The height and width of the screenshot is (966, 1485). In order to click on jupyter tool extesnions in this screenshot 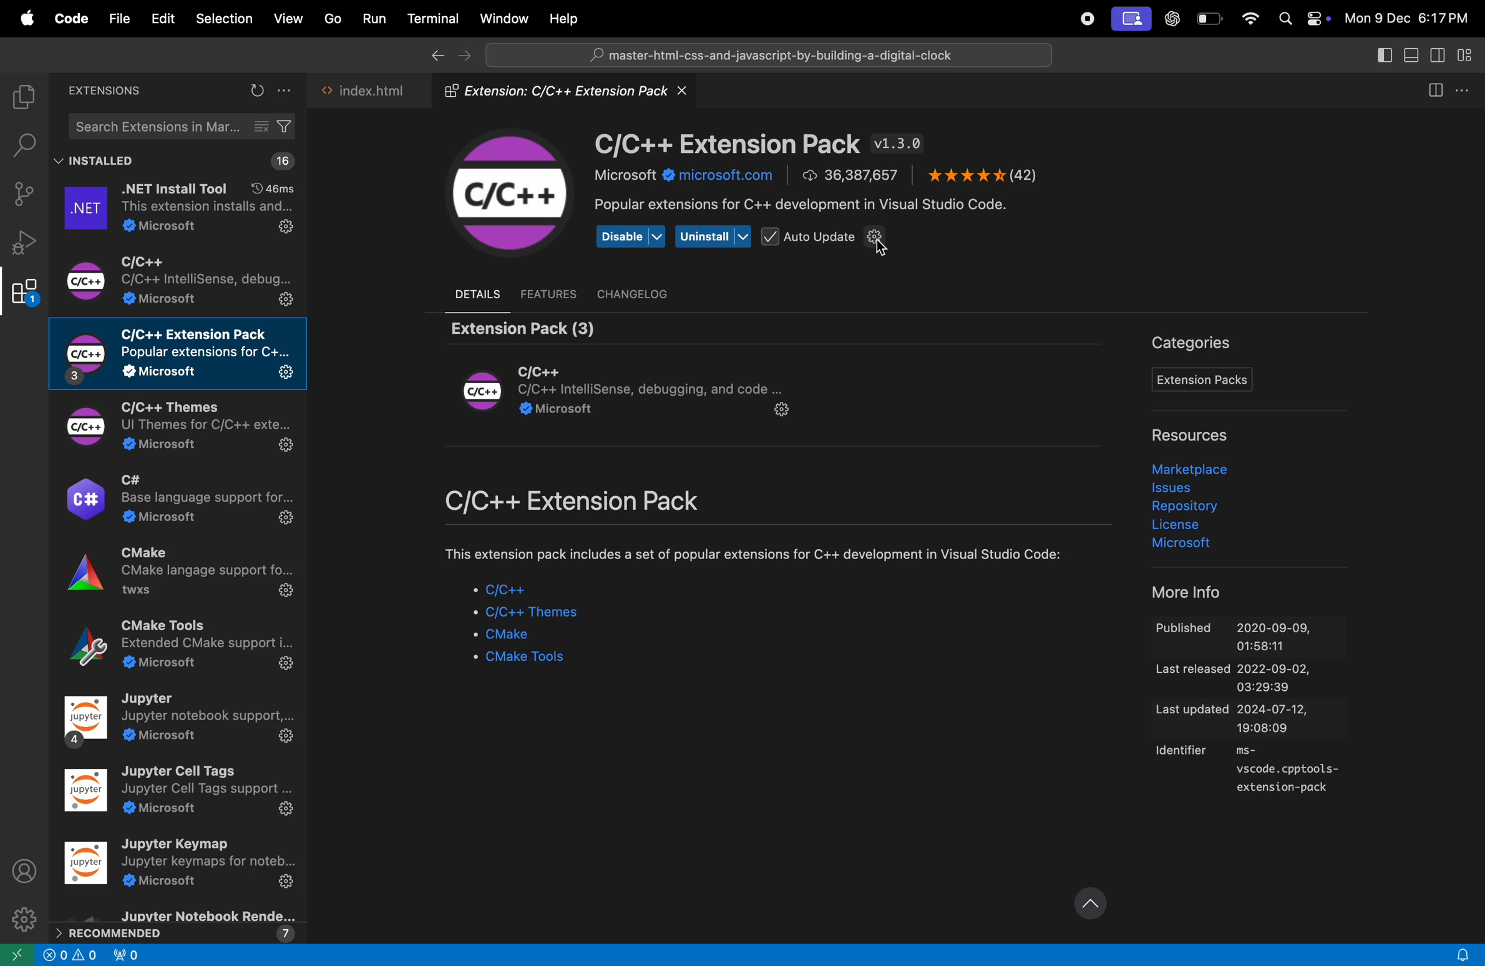, I will do `click(180, 794)`.